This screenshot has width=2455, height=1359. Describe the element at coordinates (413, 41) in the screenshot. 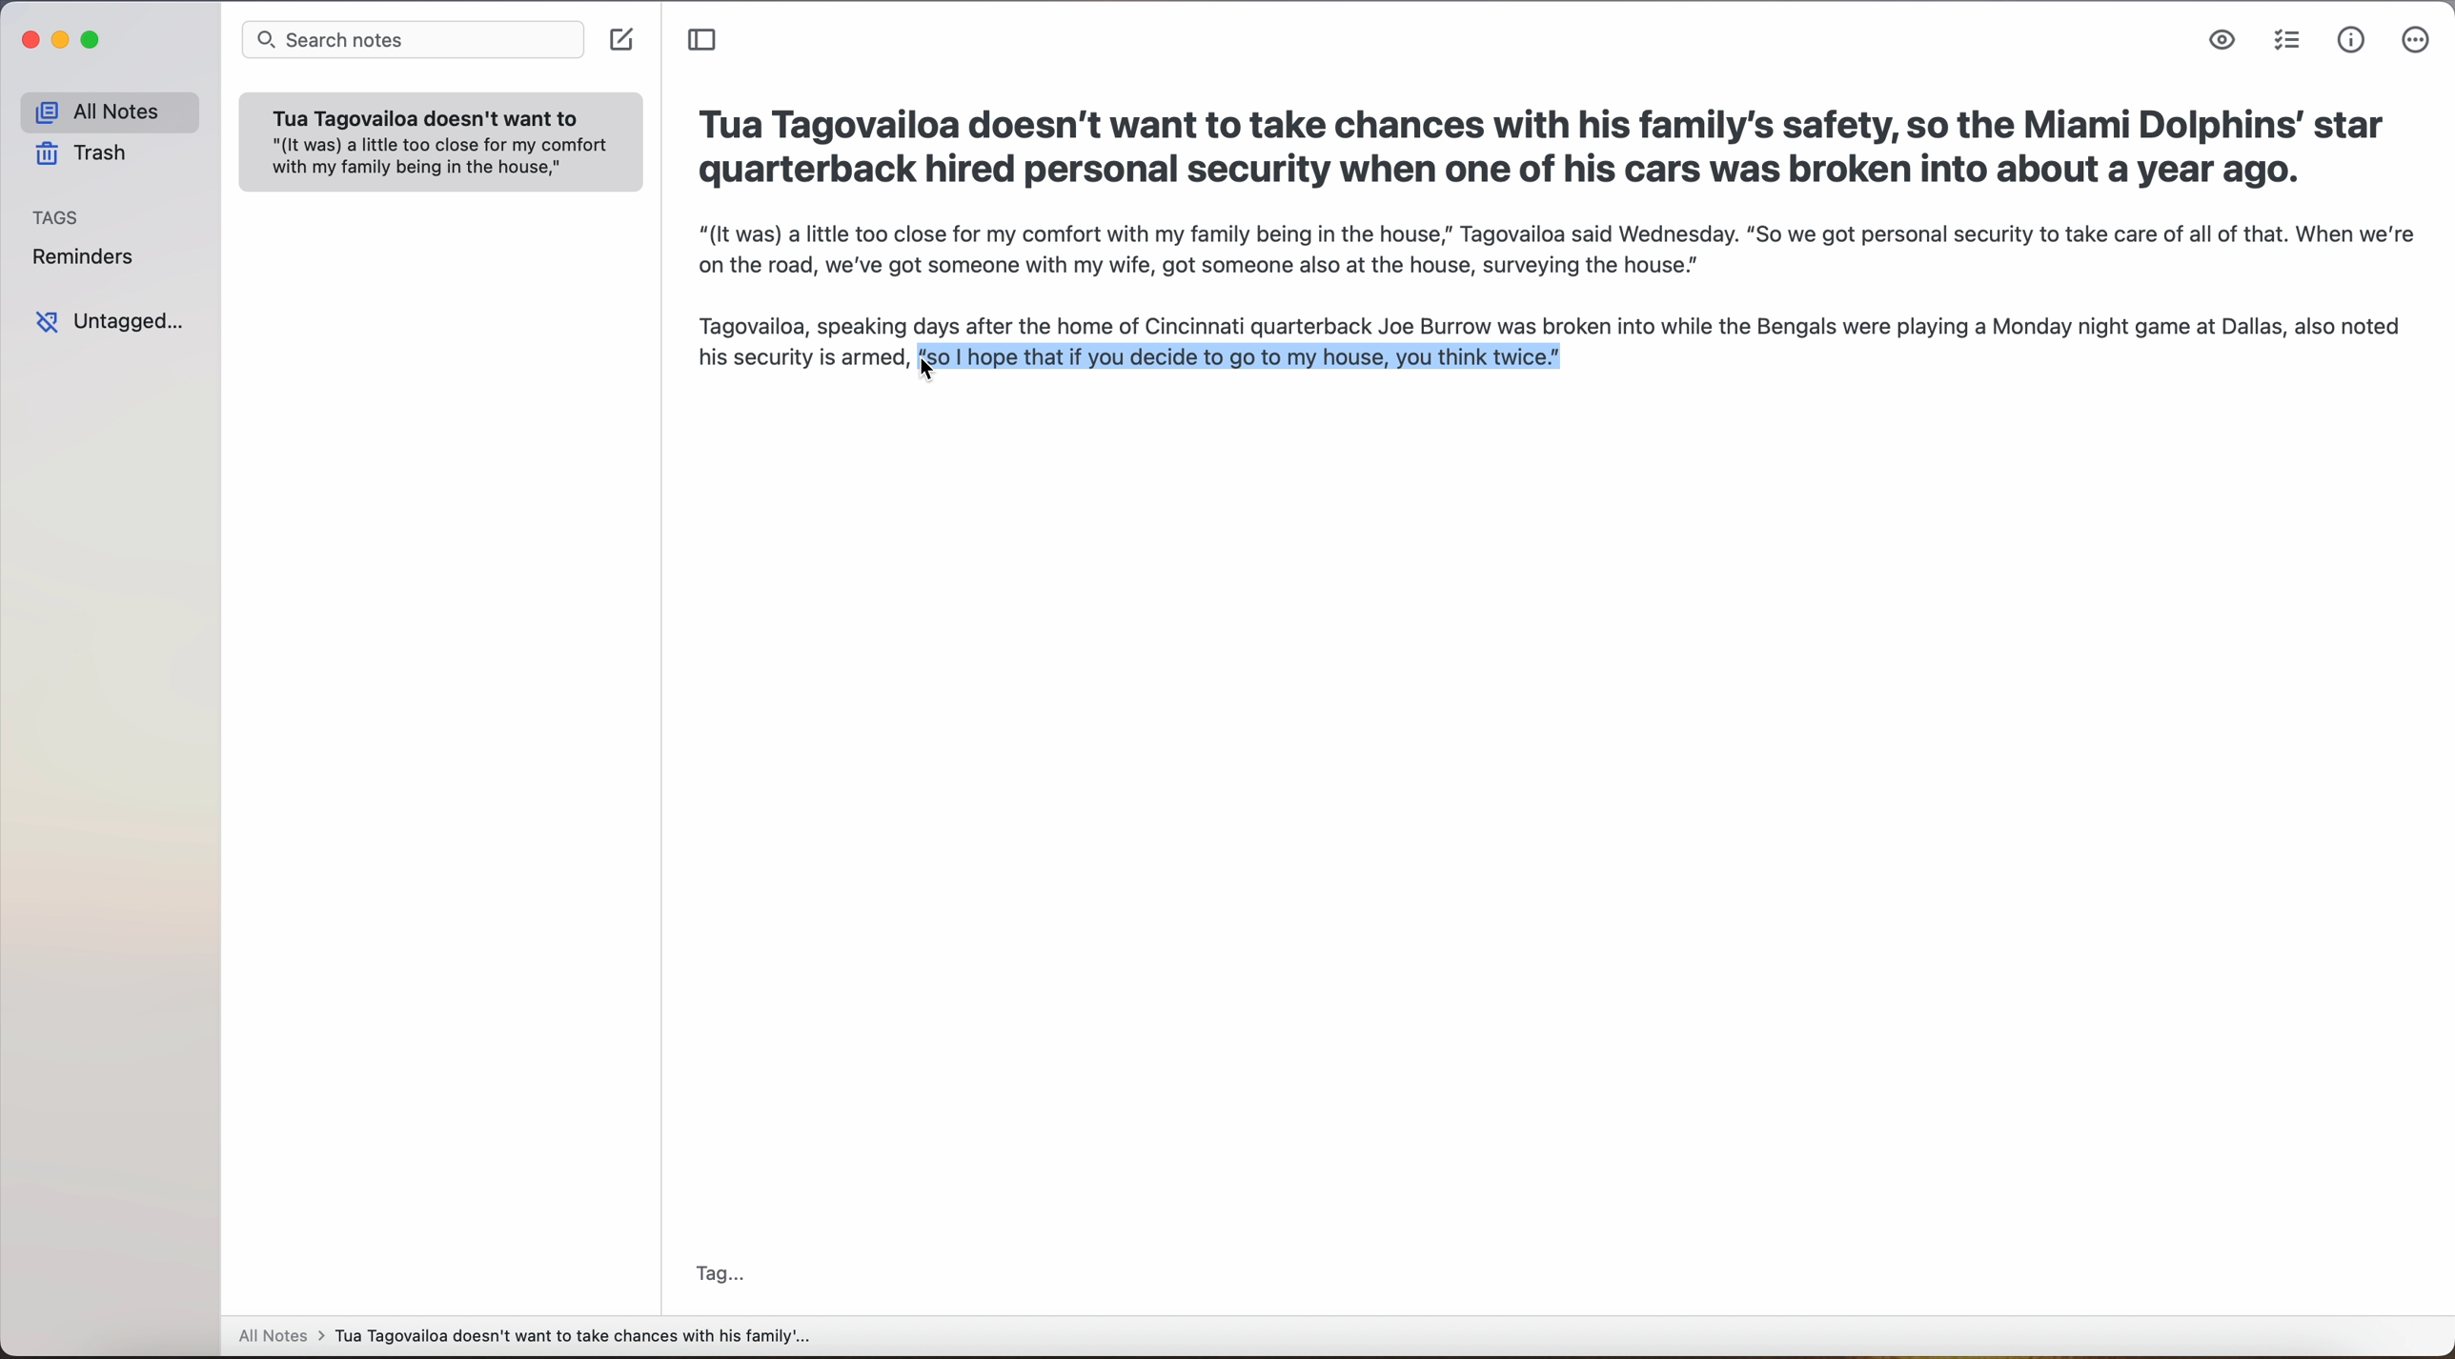

I see `search notes` at that location.